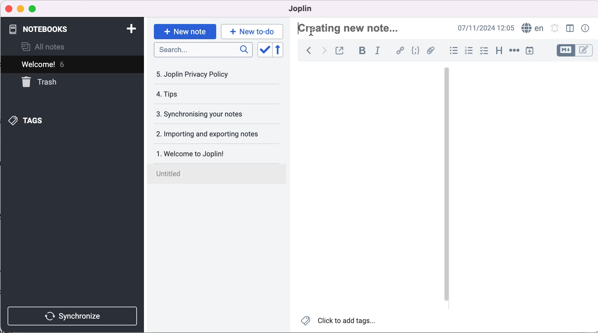 The image size is (598, 333). I want to click on minimize, so click(20, 8).